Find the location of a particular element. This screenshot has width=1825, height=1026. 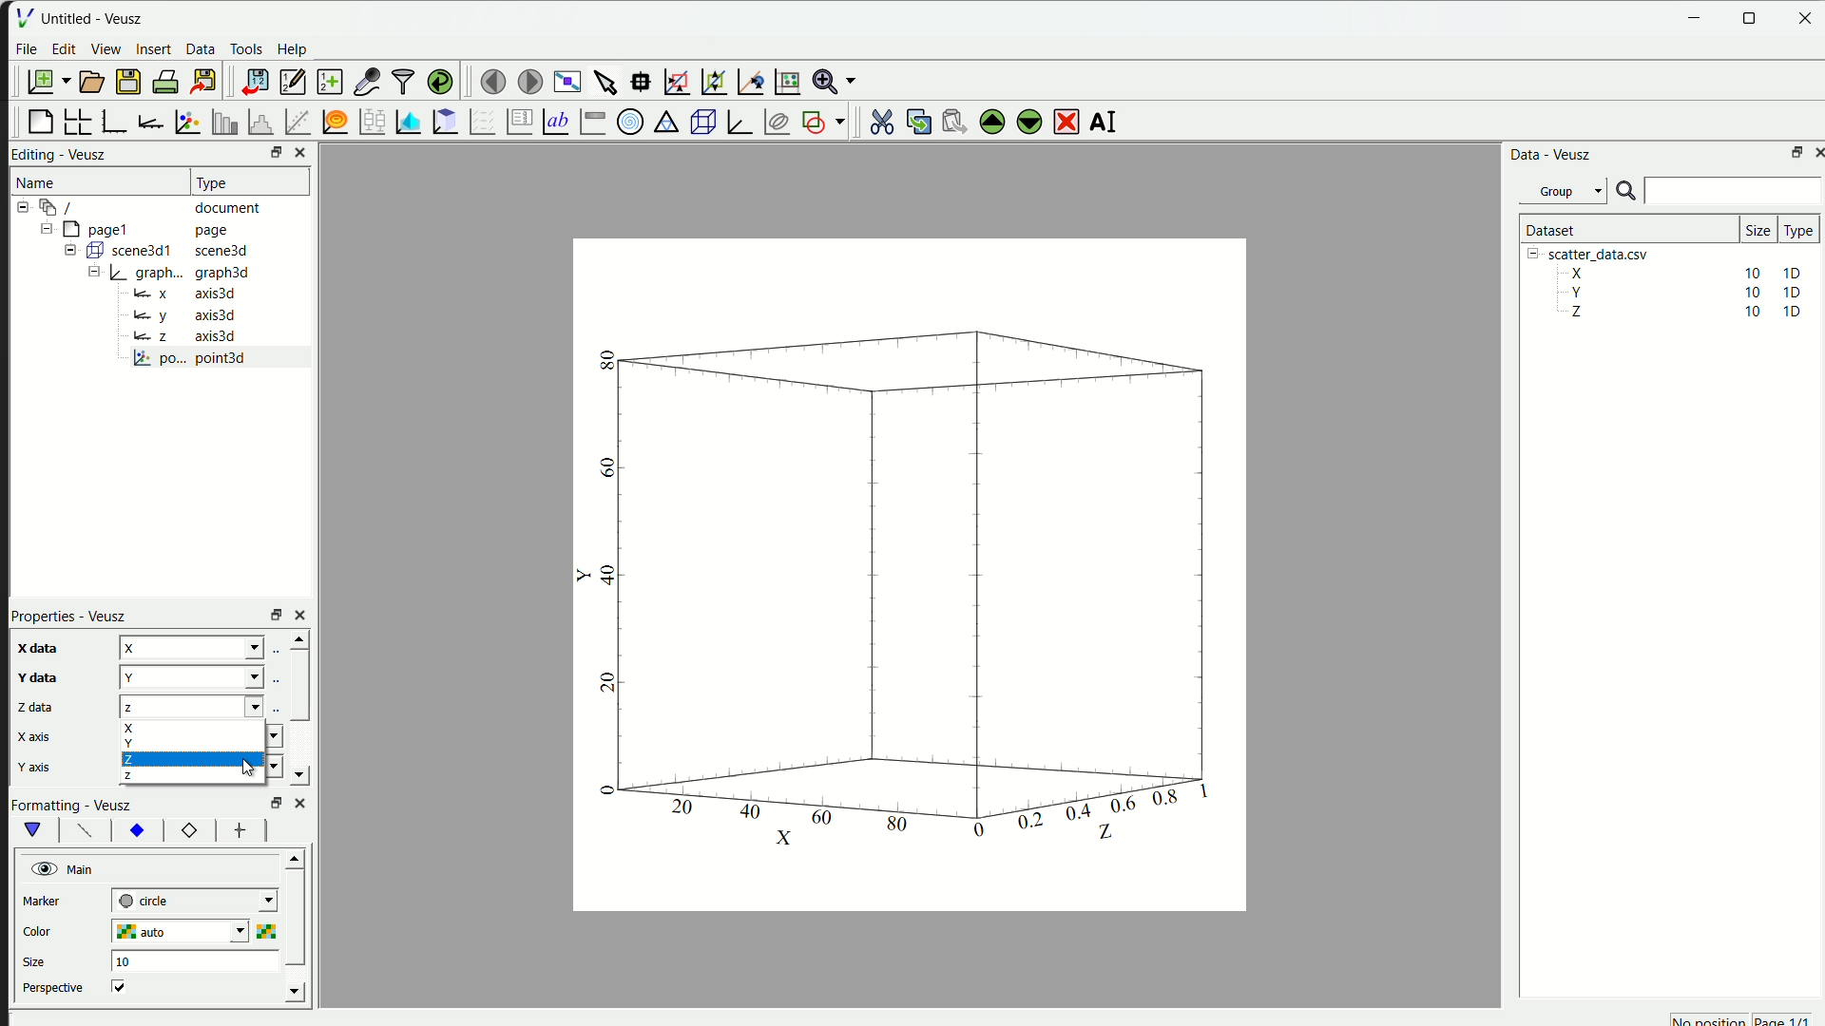

move to the next page is located at coordinates (527, 80).